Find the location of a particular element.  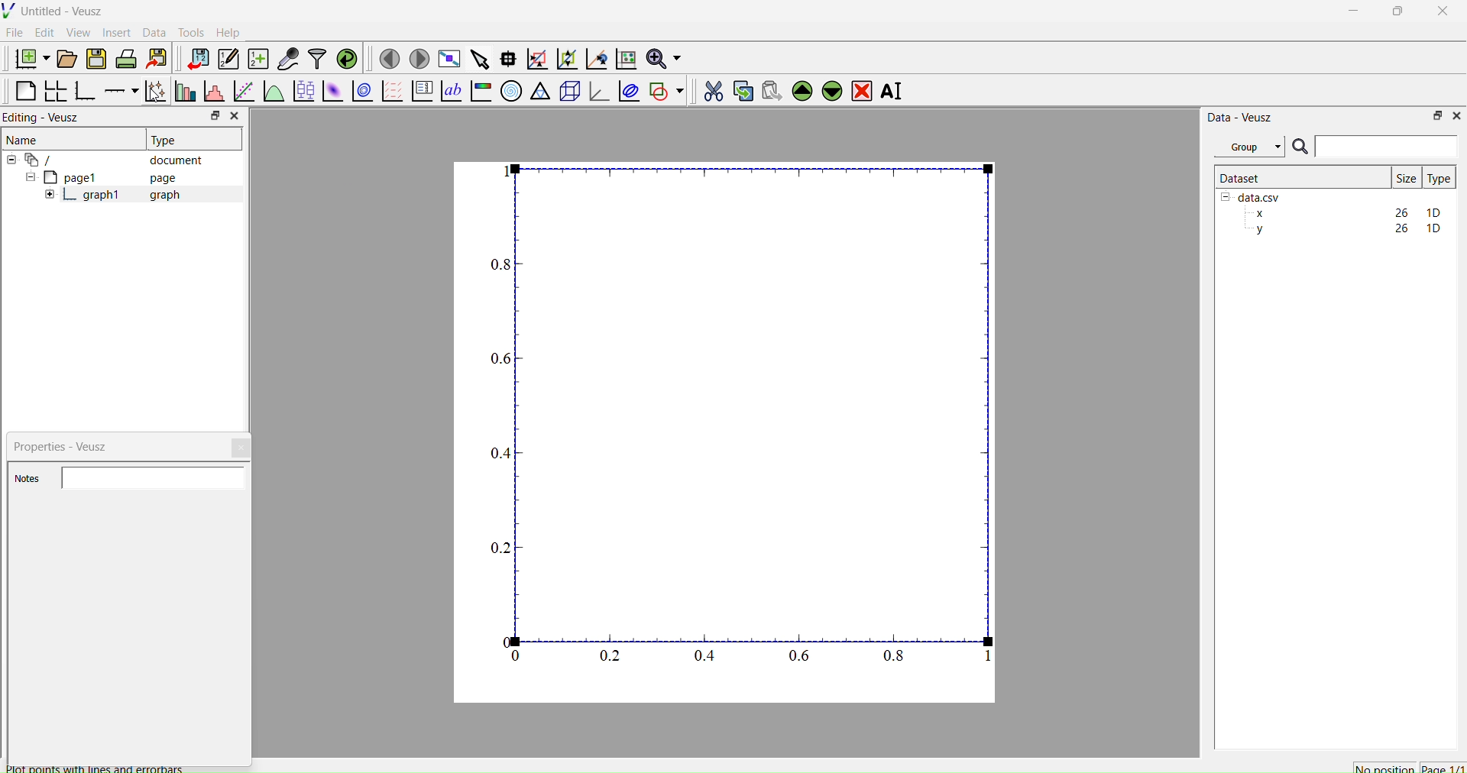

3d Graph is located at coordinates (596, 90).